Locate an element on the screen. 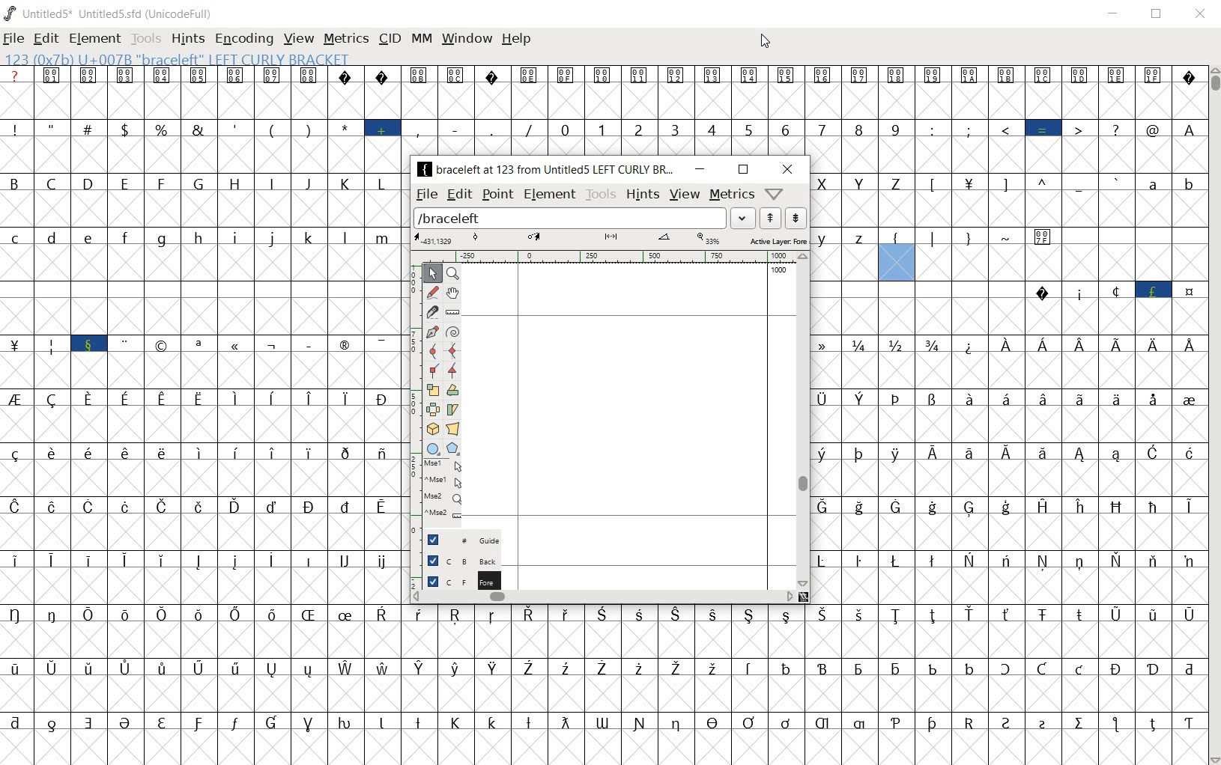 The image size is (1221, 765). Rotate the selection is located at coordinates (453, 409).